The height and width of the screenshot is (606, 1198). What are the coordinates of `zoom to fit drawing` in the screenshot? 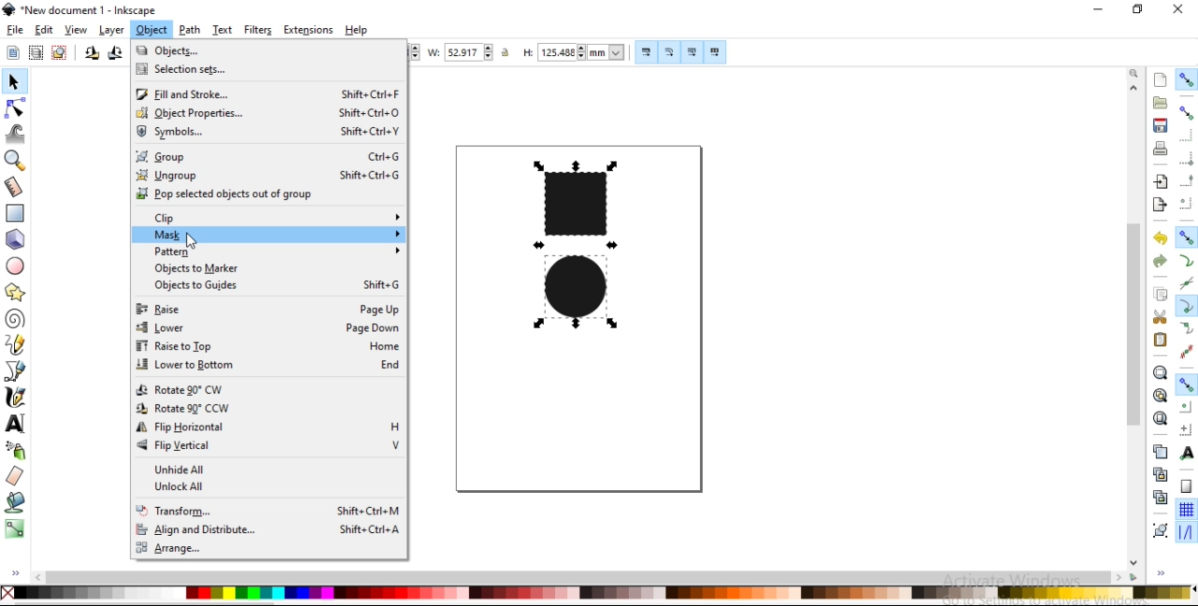 It's located at (1160, 395).